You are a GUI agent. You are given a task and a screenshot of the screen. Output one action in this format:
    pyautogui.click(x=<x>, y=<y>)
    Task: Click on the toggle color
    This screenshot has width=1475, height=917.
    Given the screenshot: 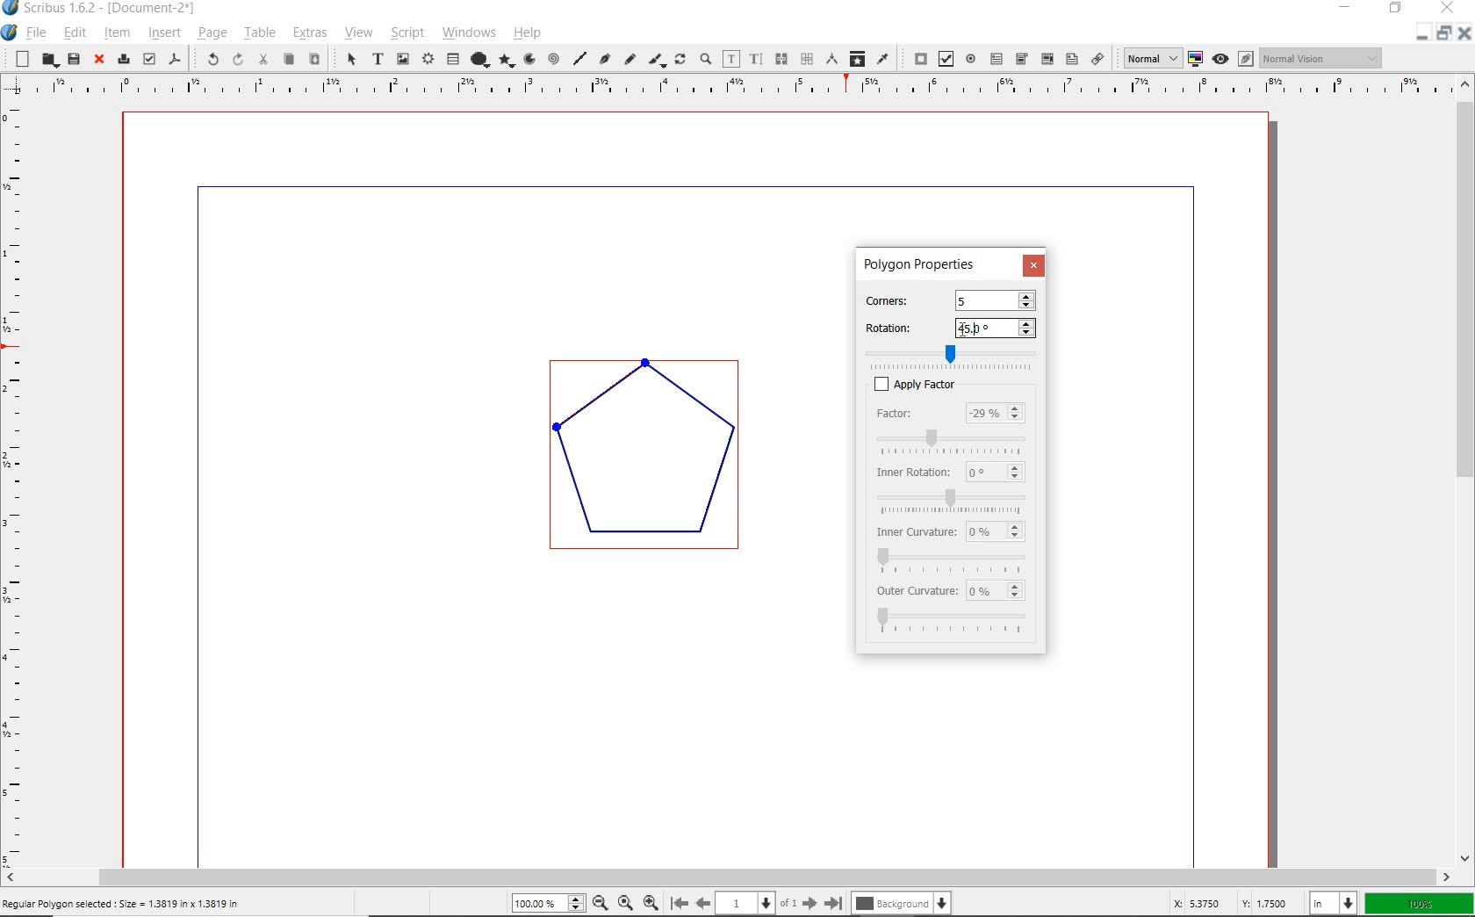 What is the action you would take?
    pyautogui.click(x=1197, y=58)
    